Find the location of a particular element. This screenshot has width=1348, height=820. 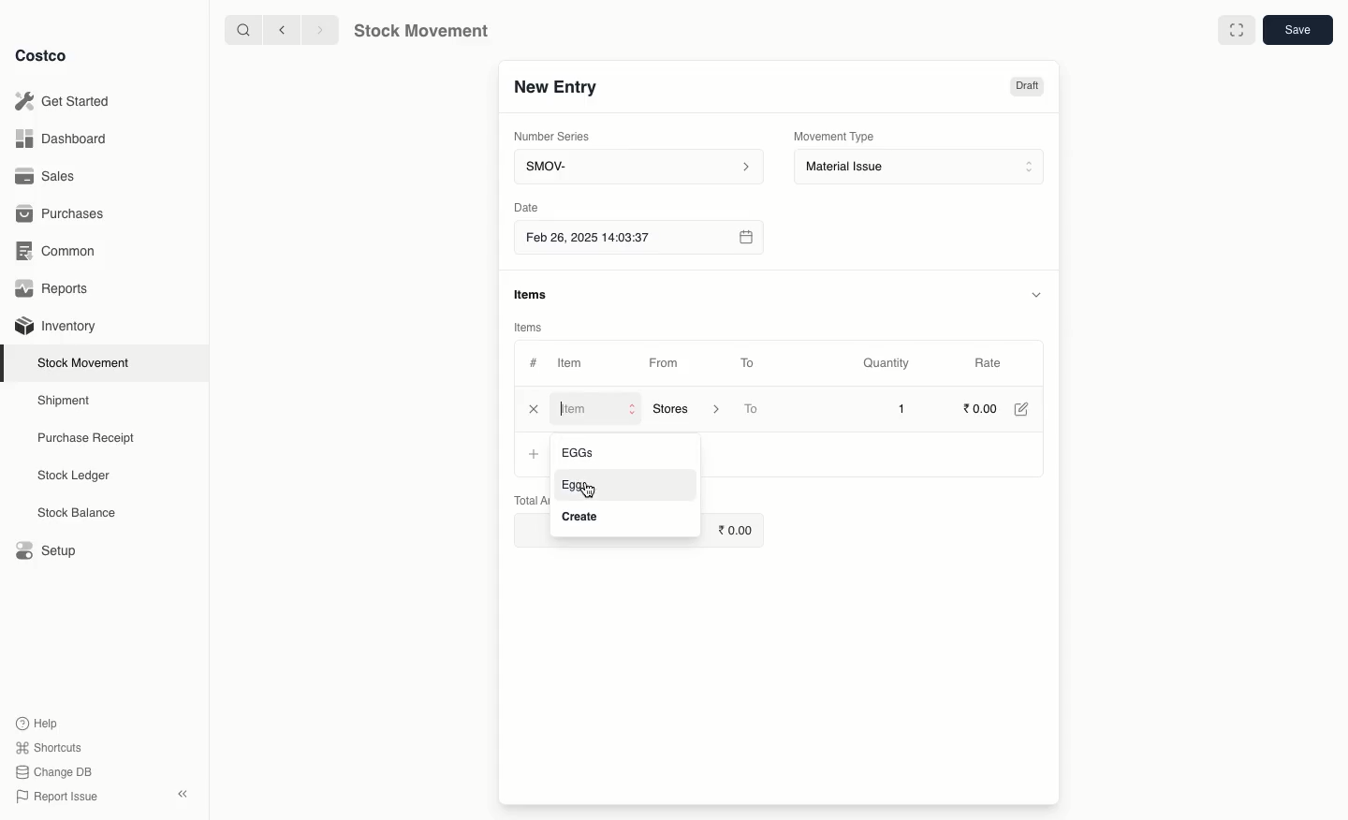

Dashboard is located at coordinates (63, 140).